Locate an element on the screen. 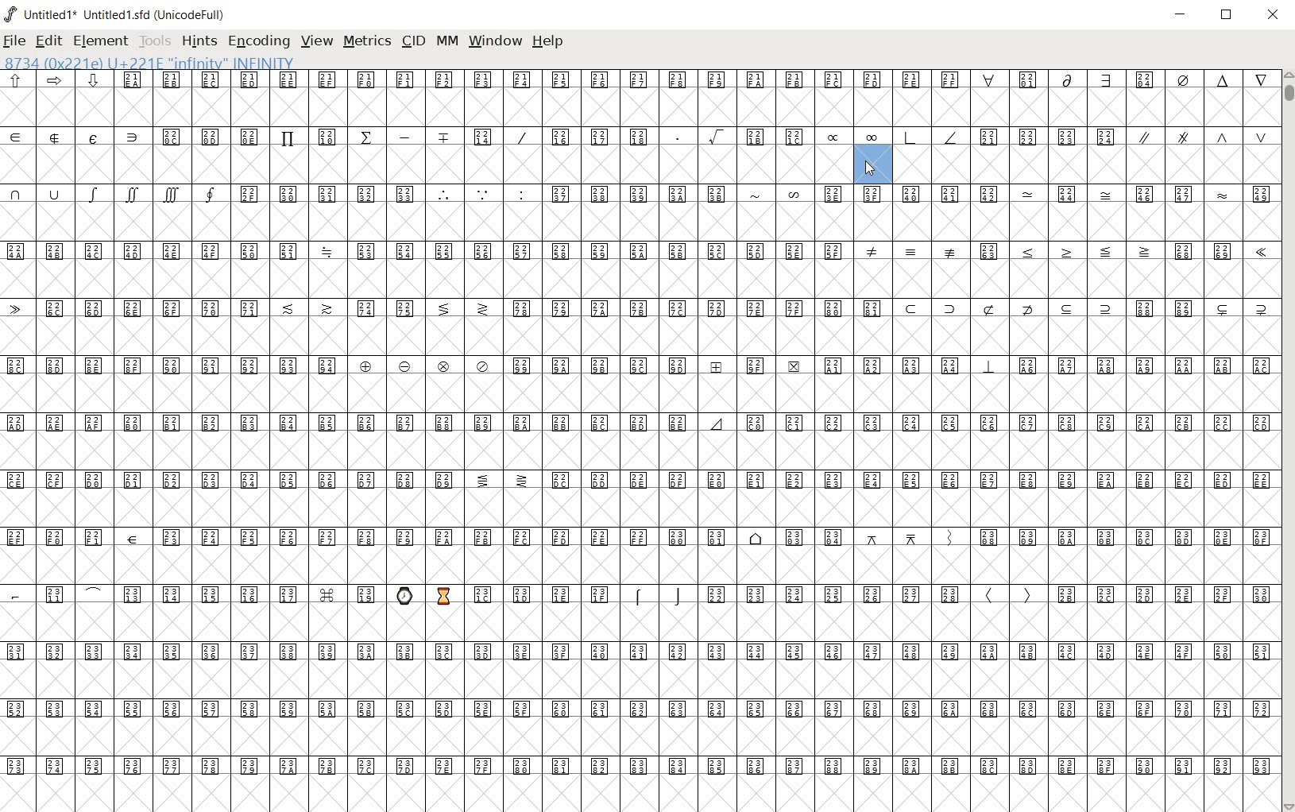 This screenshot has width=1295, height=812. symbols is located at coordinates (1202, 135).